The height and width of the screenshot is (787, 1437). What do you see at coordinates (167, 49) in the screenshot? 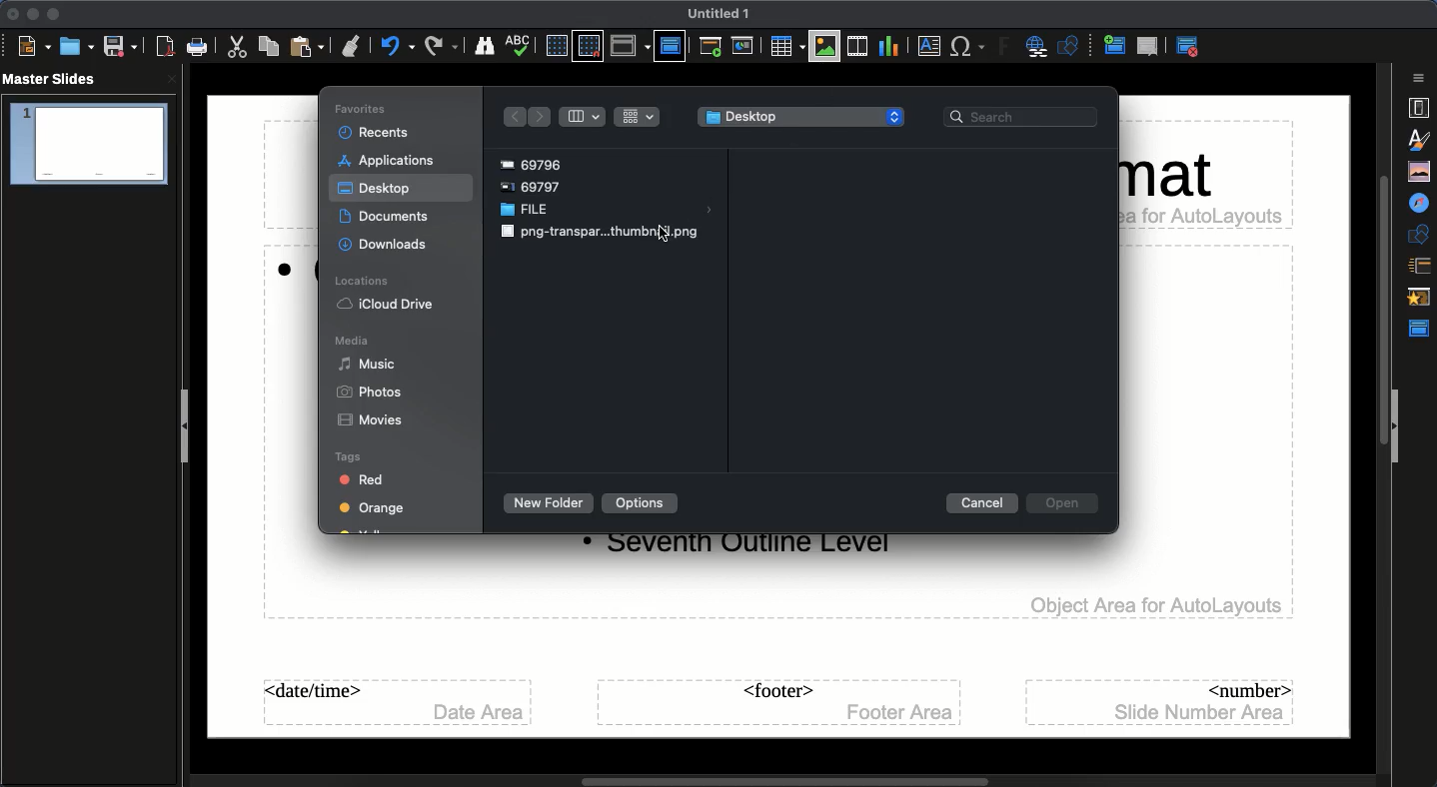
I see `Save as PDF` at bounding box center [167, 49].